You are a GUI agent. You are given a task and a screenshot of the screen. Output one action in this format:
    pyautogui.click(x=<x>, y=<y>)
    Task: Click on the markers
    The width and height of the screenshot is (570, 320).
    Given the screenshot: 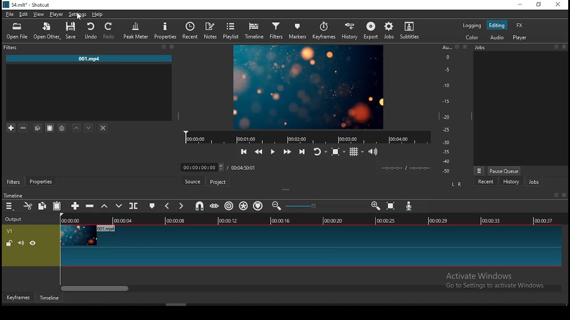 What is the action you would take?
    pyautogui.click(x=297, y=30)
    